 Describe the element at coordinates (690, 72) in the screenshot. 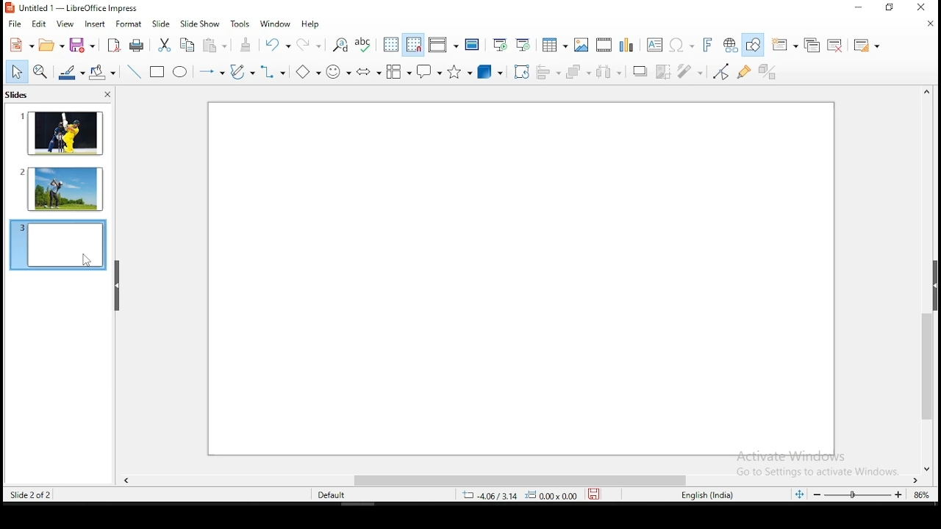

I see `filter` at that location.